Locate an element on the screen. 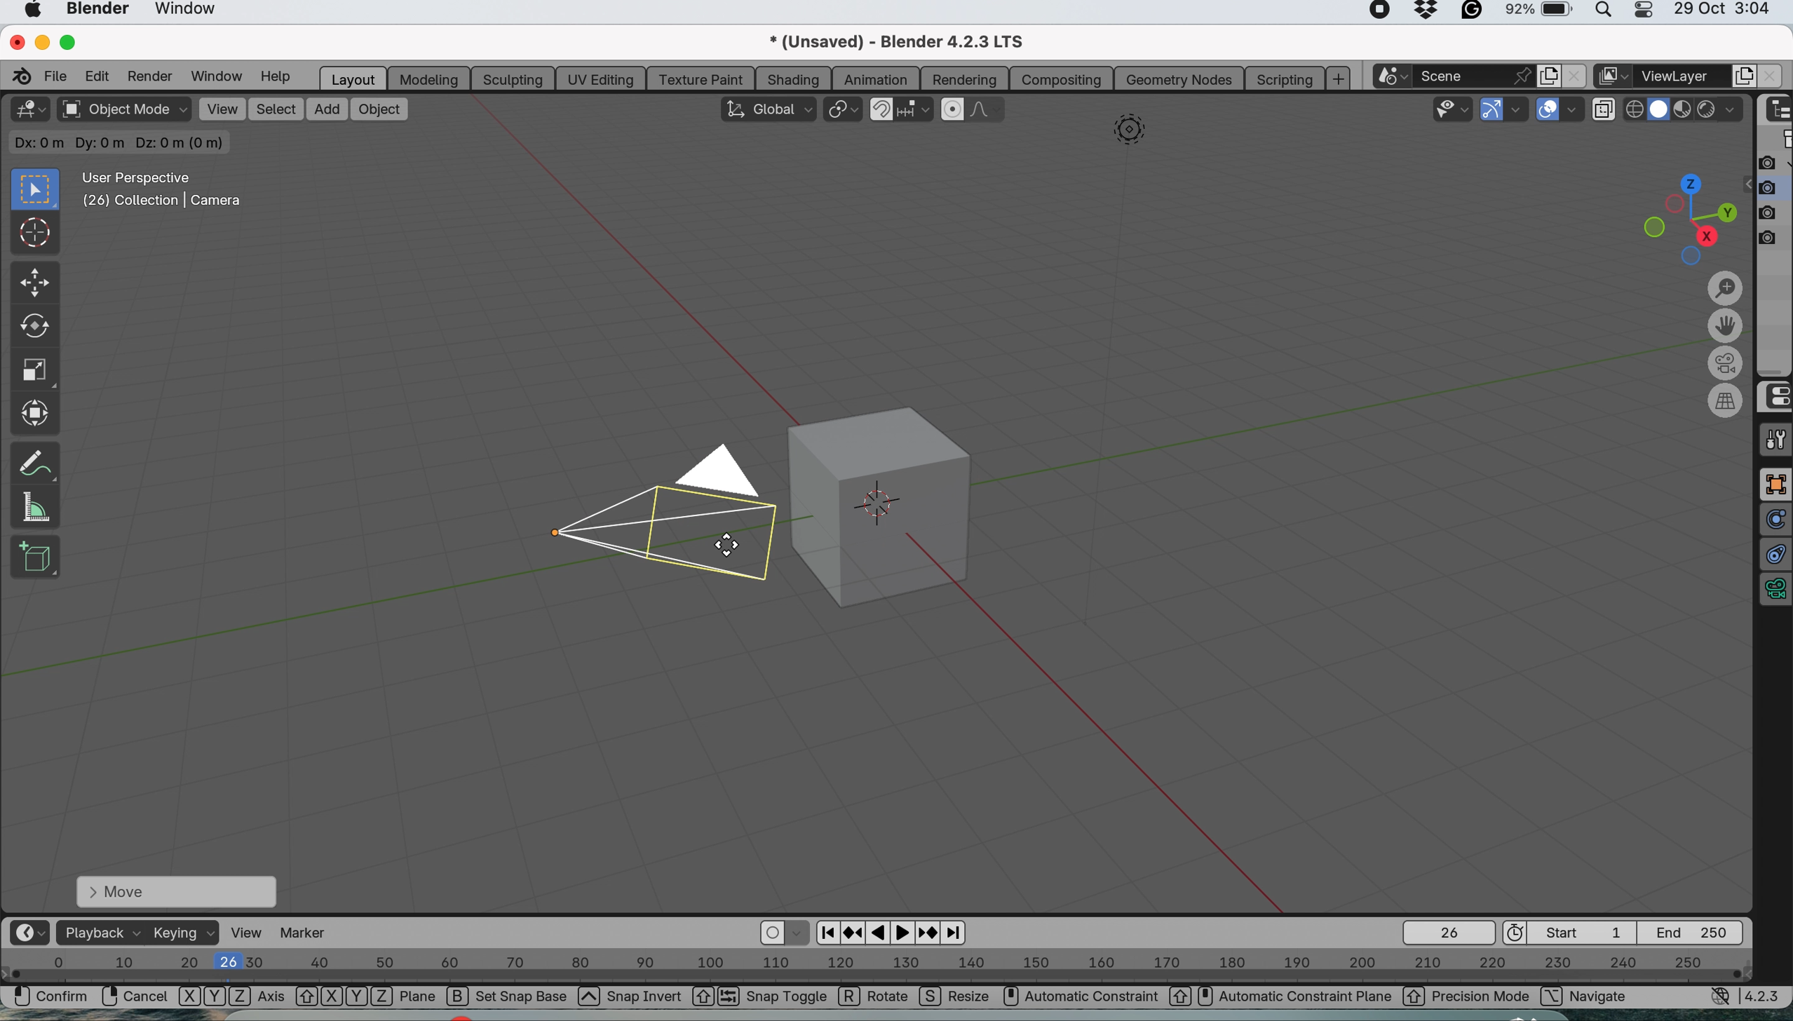 This screenshot has height=1021, width=1793. grammarly is located at coordinates (1473, 13).